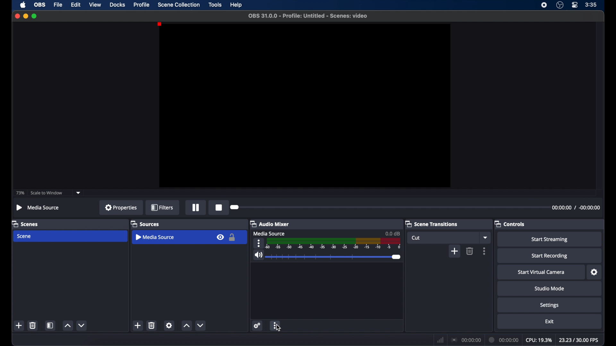 This screenshot has height=346, width=616. I want to click on scene collection, so click(180, 4).